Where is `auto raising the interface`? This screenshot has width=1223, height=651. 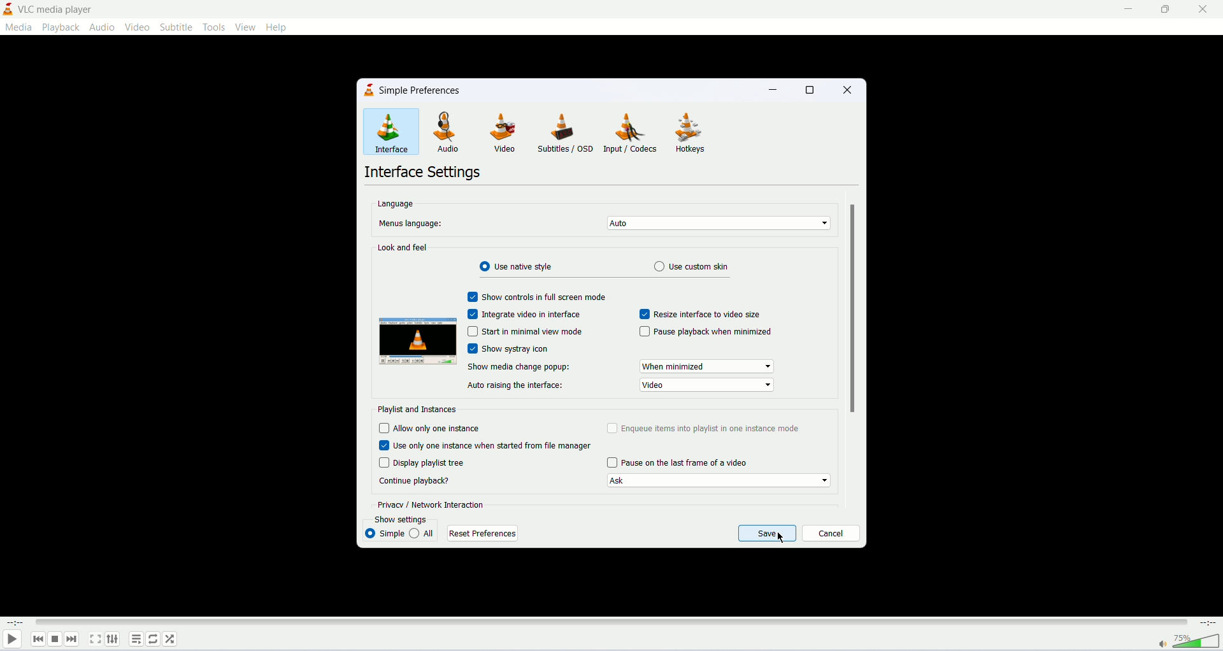 auto raising the interface is located at coordinates (515, 386).